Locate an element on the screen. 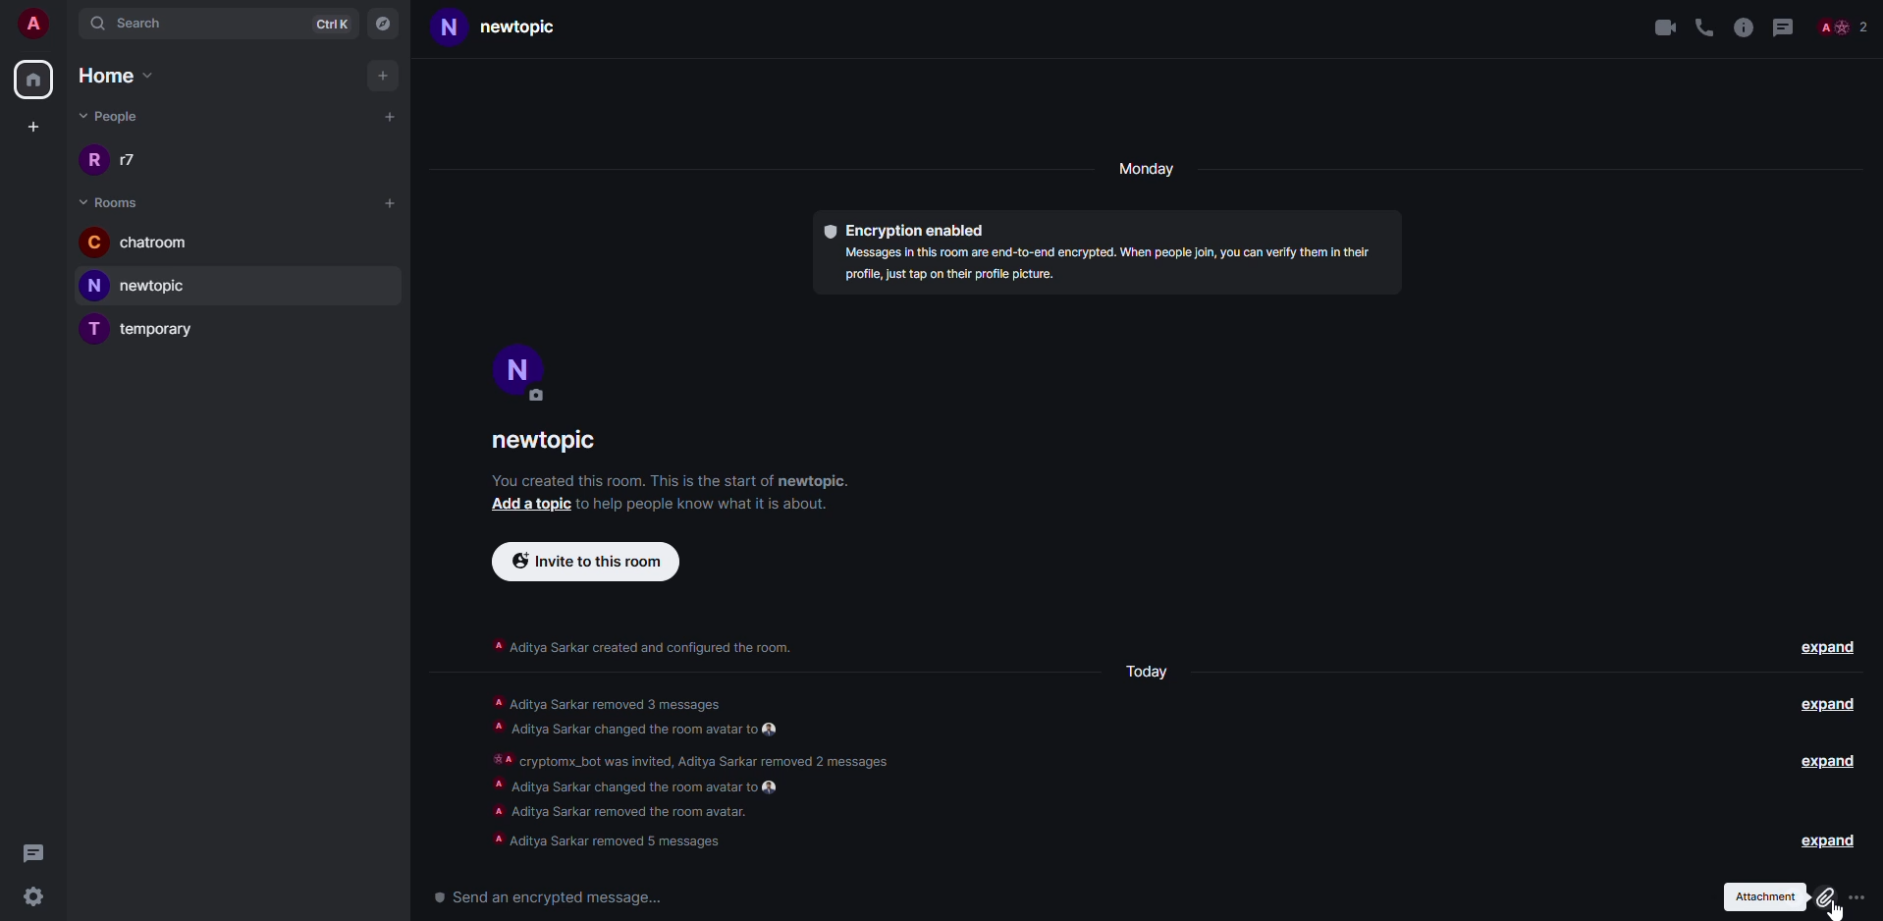 Image resolution: width=1883 pixels, height=921 pixels.  is located at coordinates (1850, 26).